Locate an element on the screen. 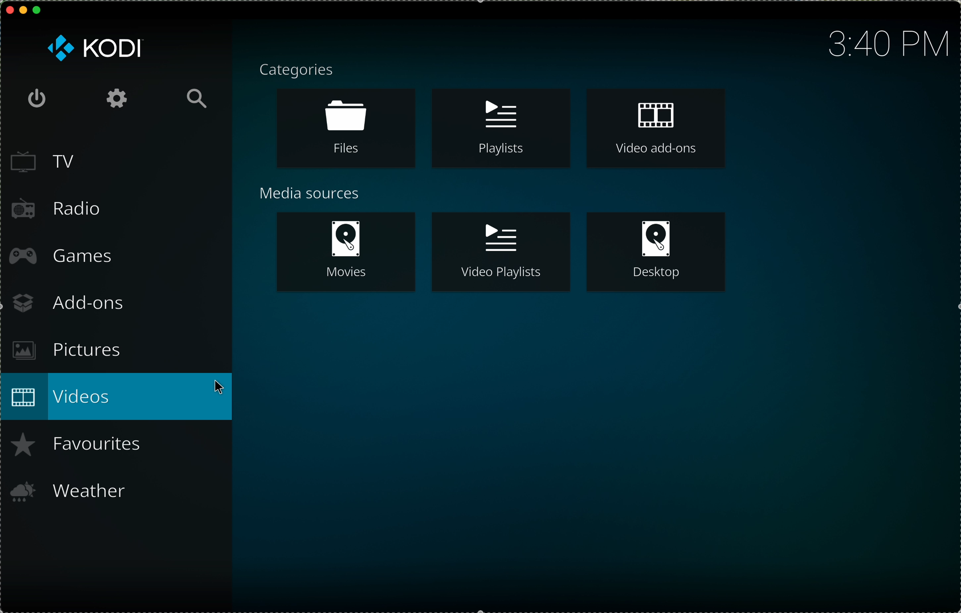  favourites is located at coordinates (81, 445).